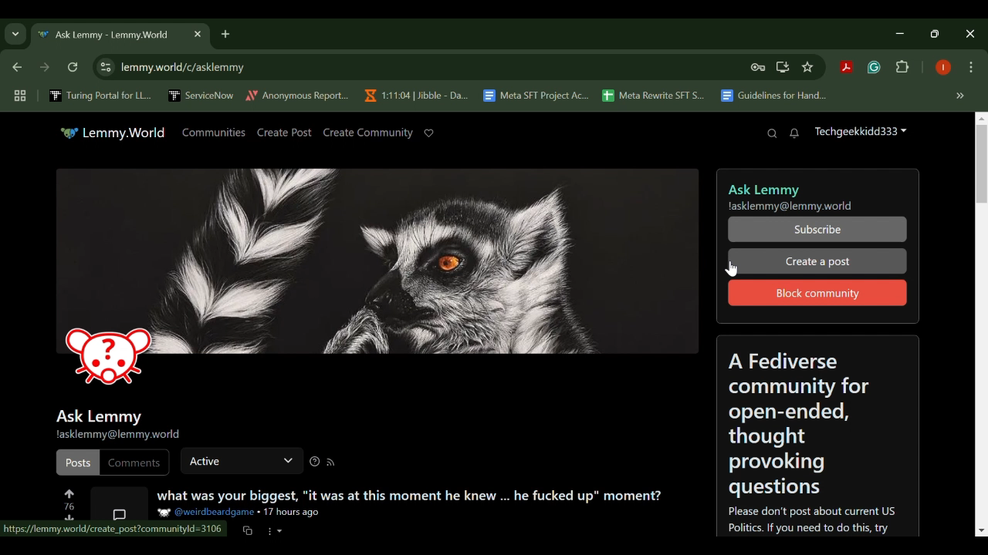 The image size is (988, 555). Describe the element at coordinates (772, 133) in the screenshot. I see `Search ` at that location.